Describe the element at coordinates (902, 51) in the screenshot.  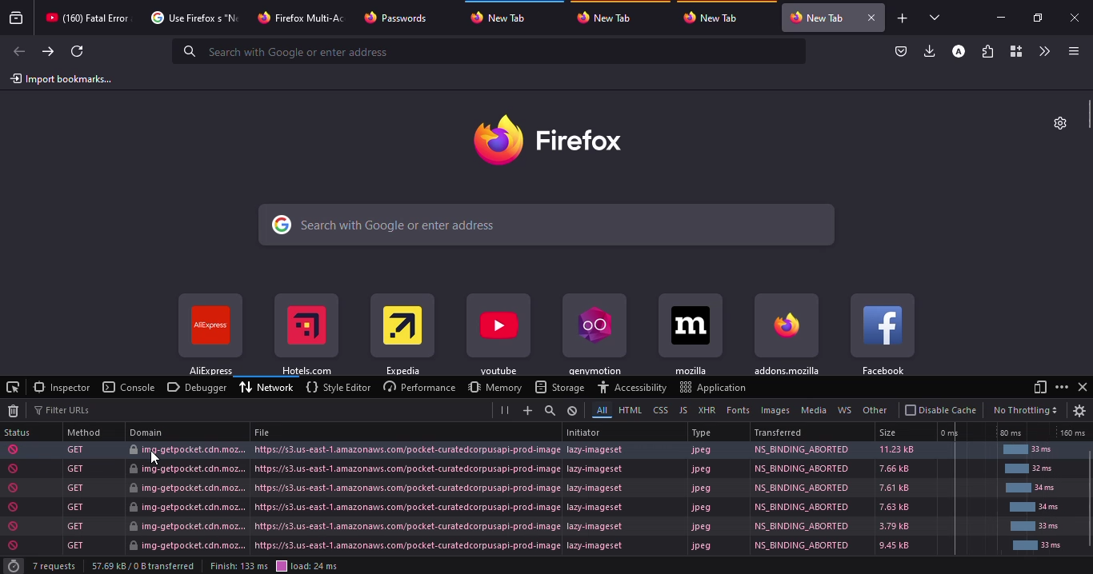
I see `verified` at that location.